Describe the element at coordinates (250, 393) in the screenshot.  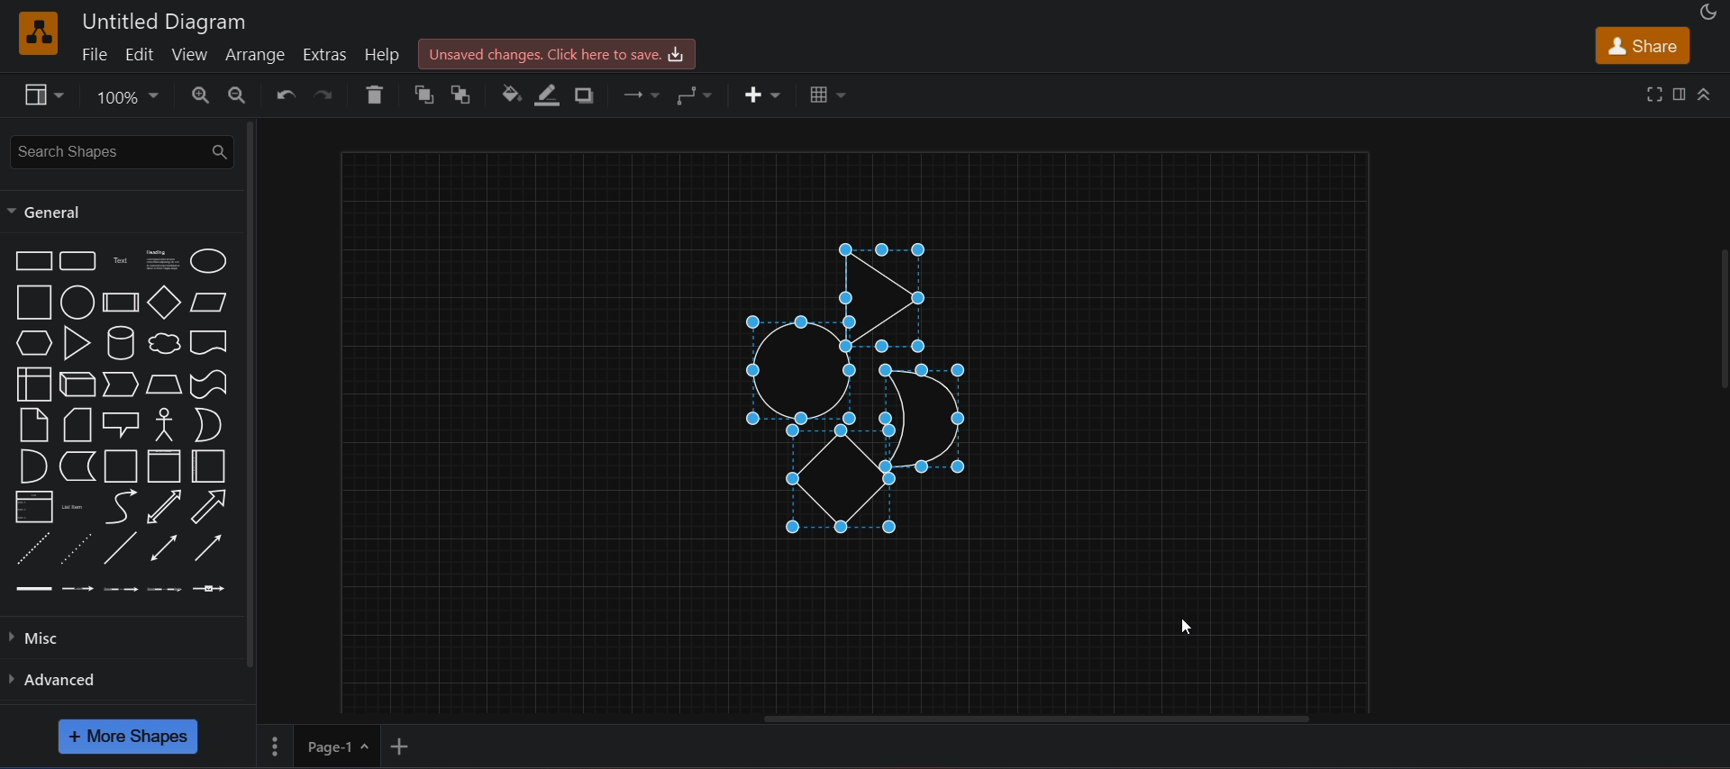
I see `vertical scroll bar` at that location.